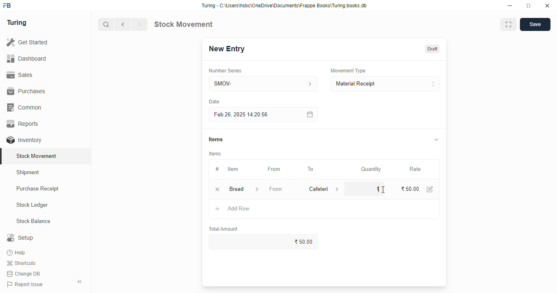  Describe the element at coordinates (257, 190) in the screenshot. I see `item information` at that location.